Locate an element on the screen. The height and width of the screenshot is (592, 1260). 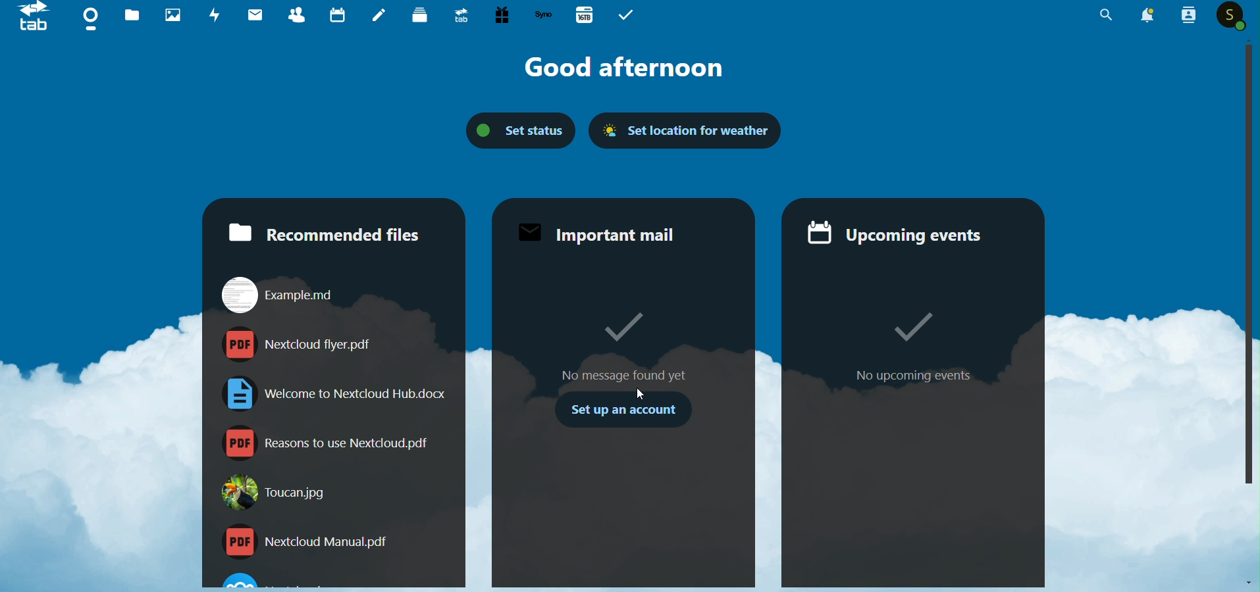
cursor is located at coordinates (641, 395).